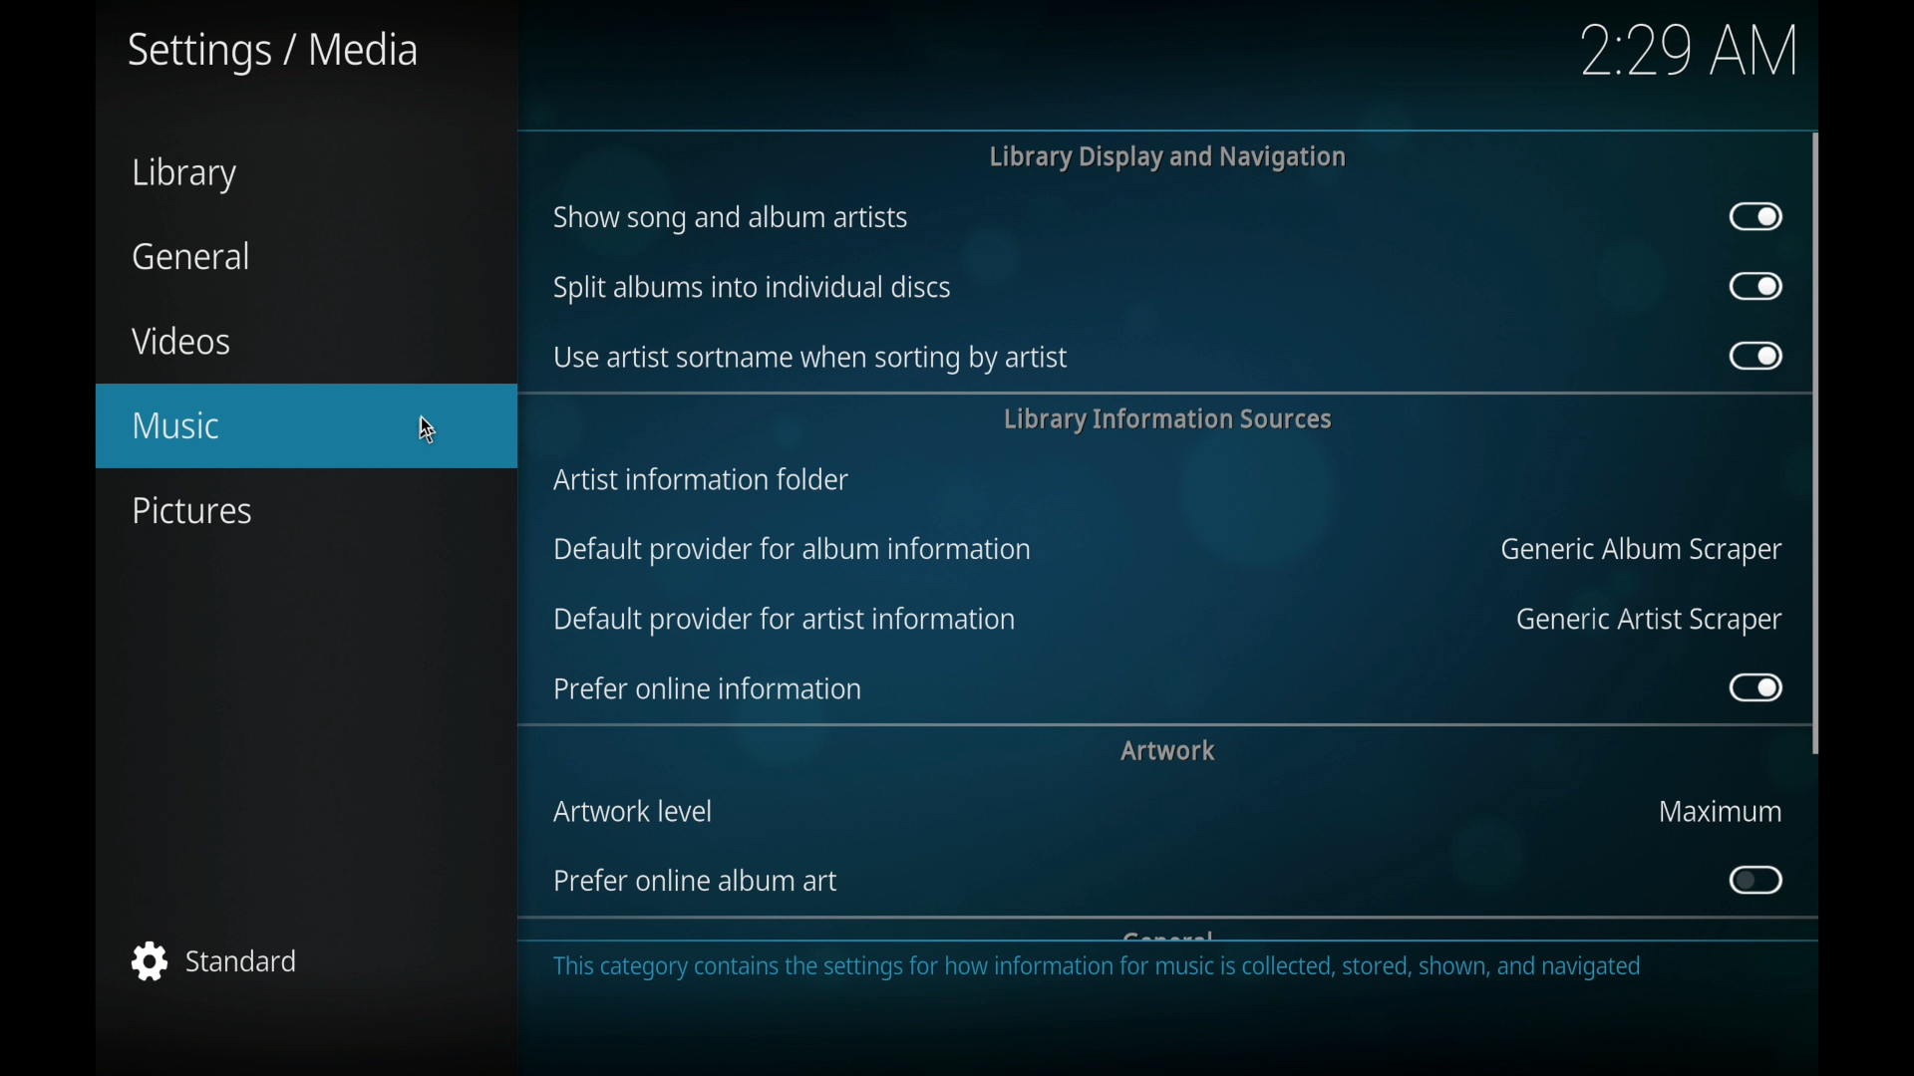  I want to click on pictures, so click(190, 510).